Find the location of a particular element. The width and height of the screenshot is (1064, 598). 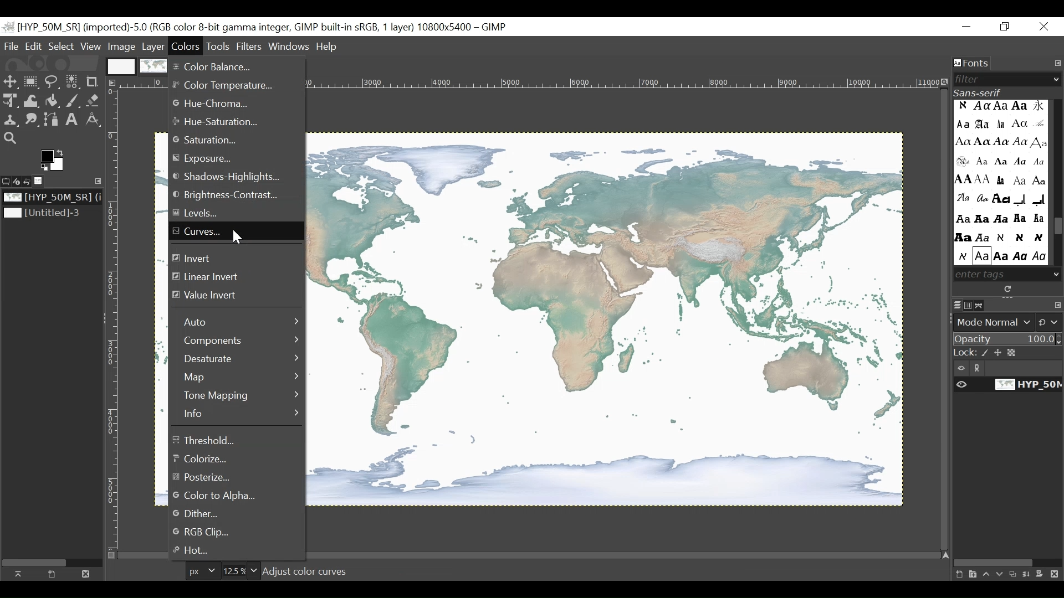

Hot is located at coordinates (206, 551).